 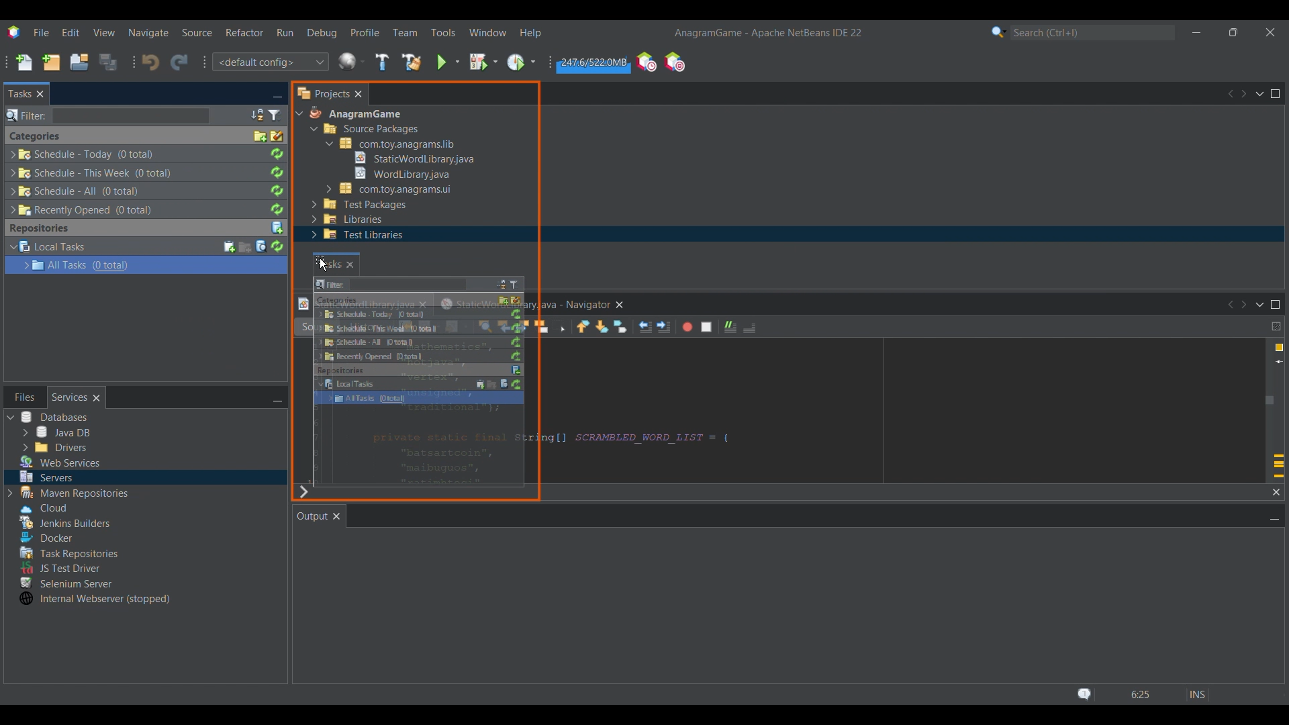 What do you see at coordinates (422, 352) in the screenshot?
I see `` at bounding box center [422, 352].